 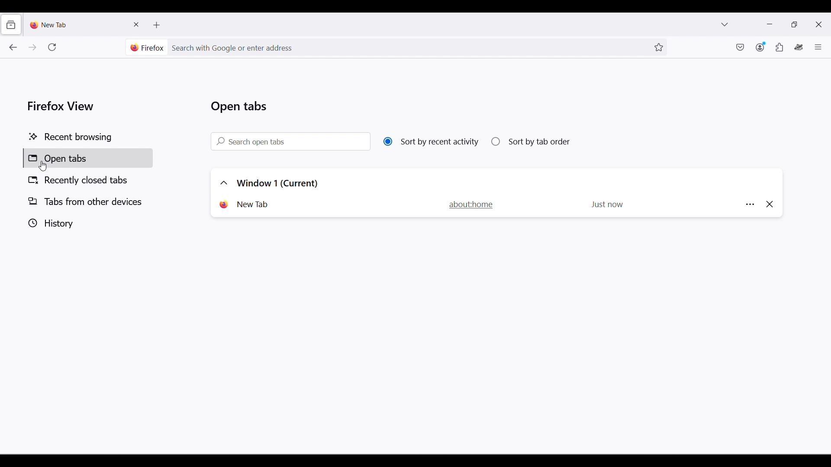 I want to click on Section title - Window 1 (Current), so click(x=278, y=183).